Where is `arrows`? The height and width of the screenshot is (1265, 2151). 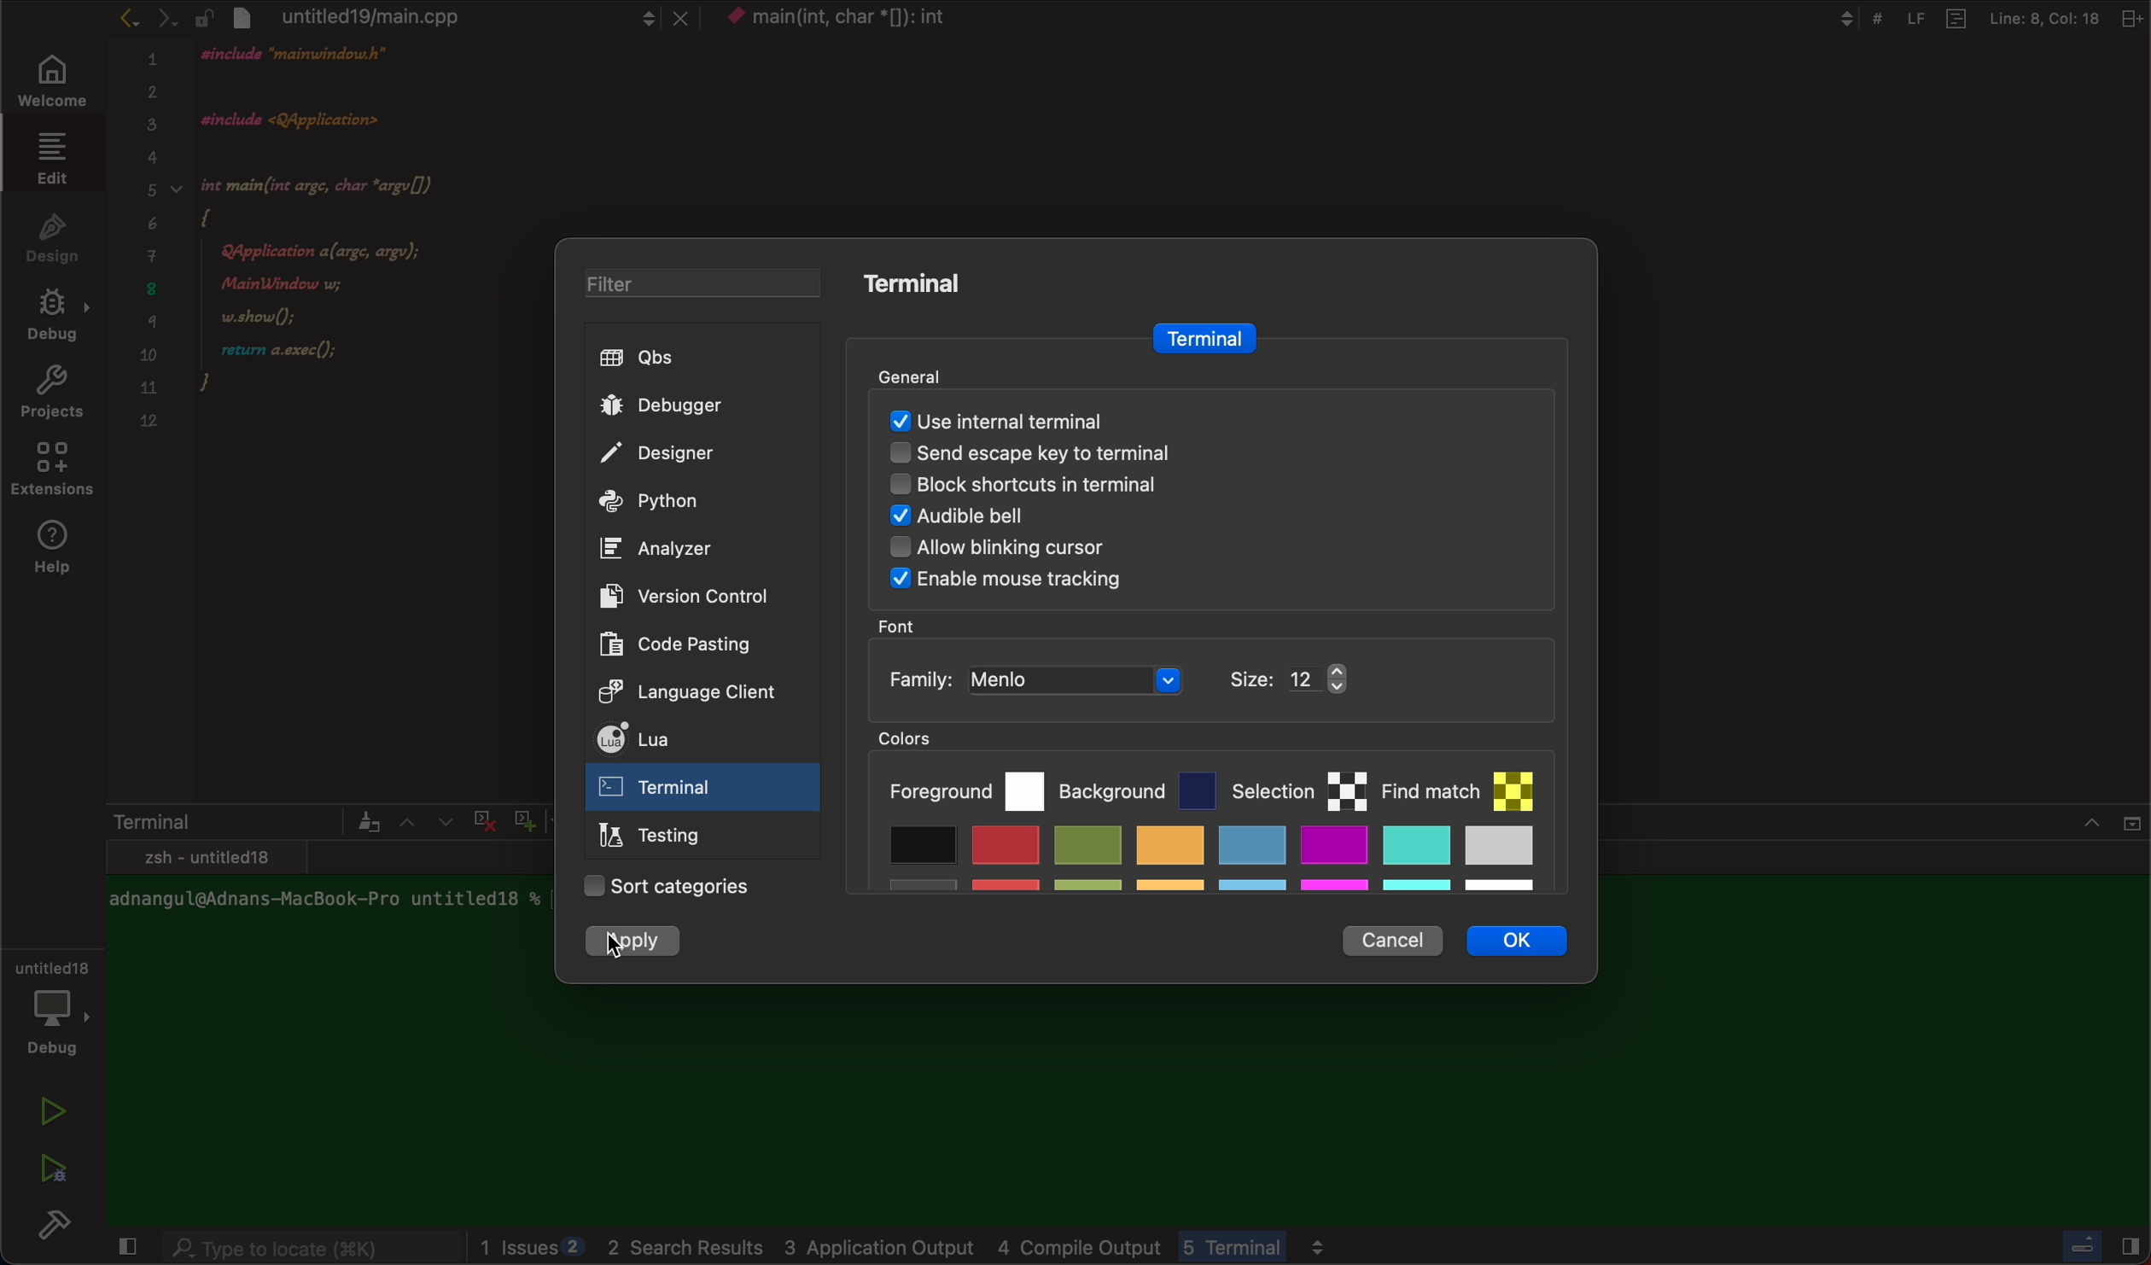 arrows is located at coordinates (424, 821).